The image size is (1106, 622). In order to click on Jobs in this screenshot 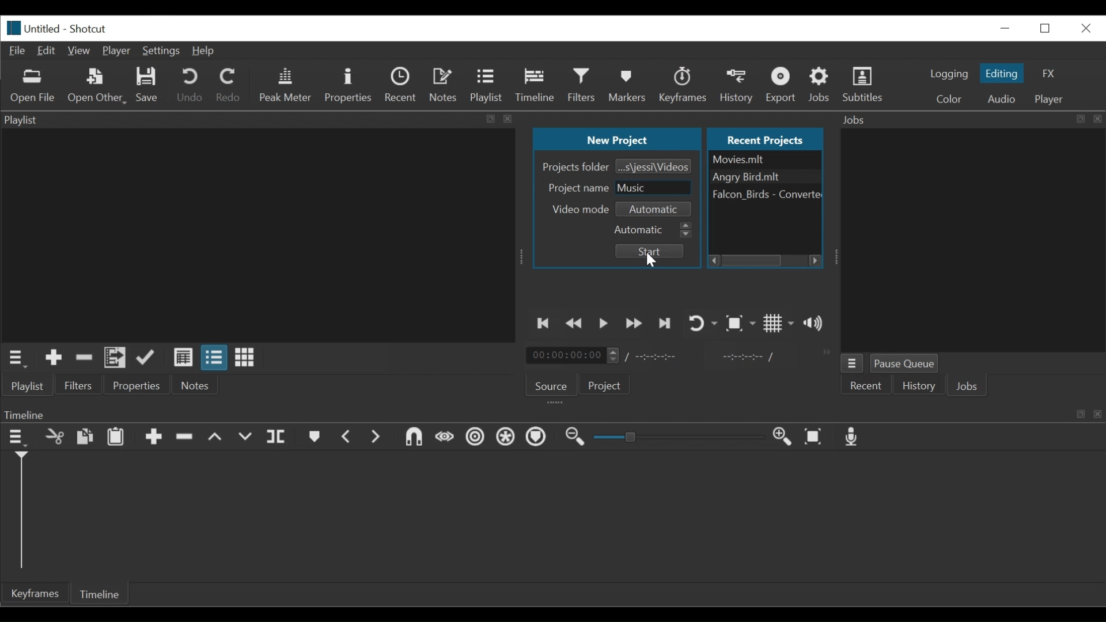, I will do `click(820, 86)`.